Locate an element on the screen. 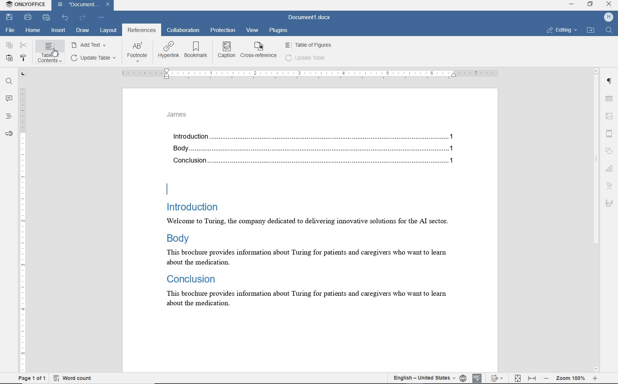 This screenshot has width=618, height=384. fit to page is located at coordinates (518, 378).